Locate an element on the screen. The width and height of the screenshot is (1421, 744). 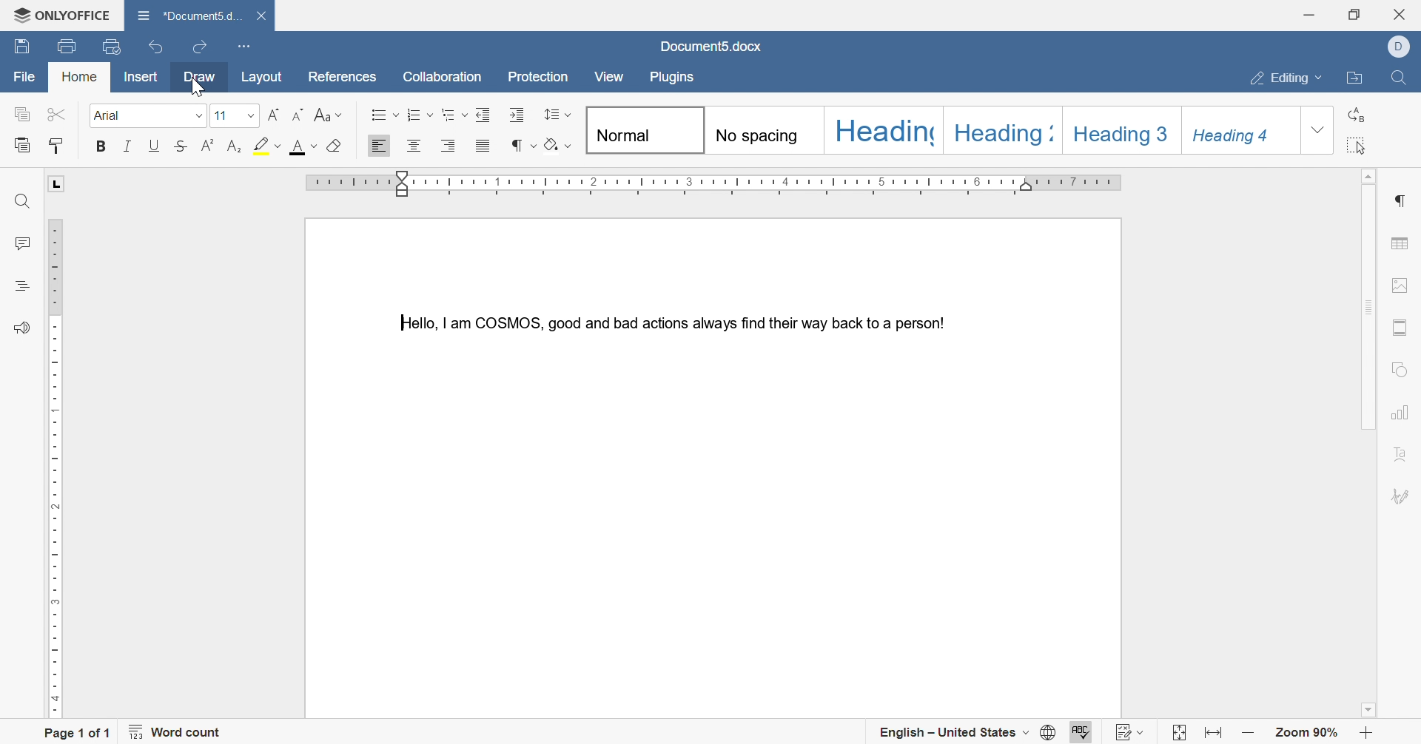
justified is located at coordinates (482, 144).